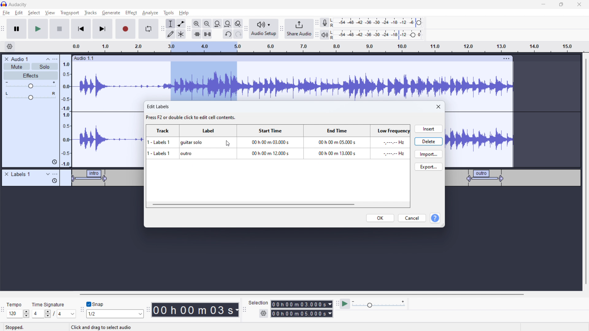  What do you see at coordinates (302, 294) in the screenshot?
I see `horizontal scrollbar` at bounding box center [302, 294].